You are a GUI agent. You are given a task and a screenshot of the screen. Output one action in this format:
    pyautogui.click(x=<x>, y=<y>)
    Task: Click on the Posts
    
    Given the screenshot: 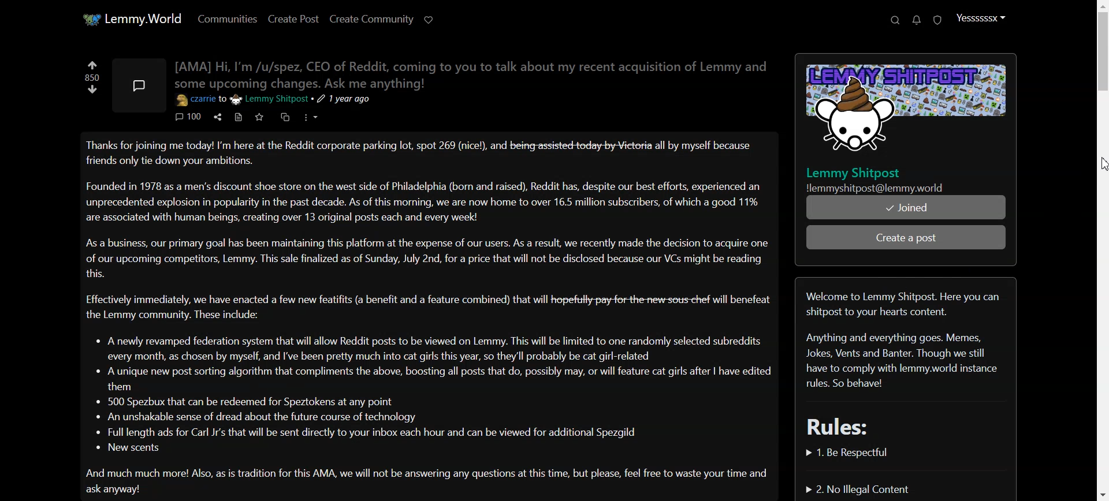 What is the action you would take?
    pyautogui.click(x=905, y=106)
    